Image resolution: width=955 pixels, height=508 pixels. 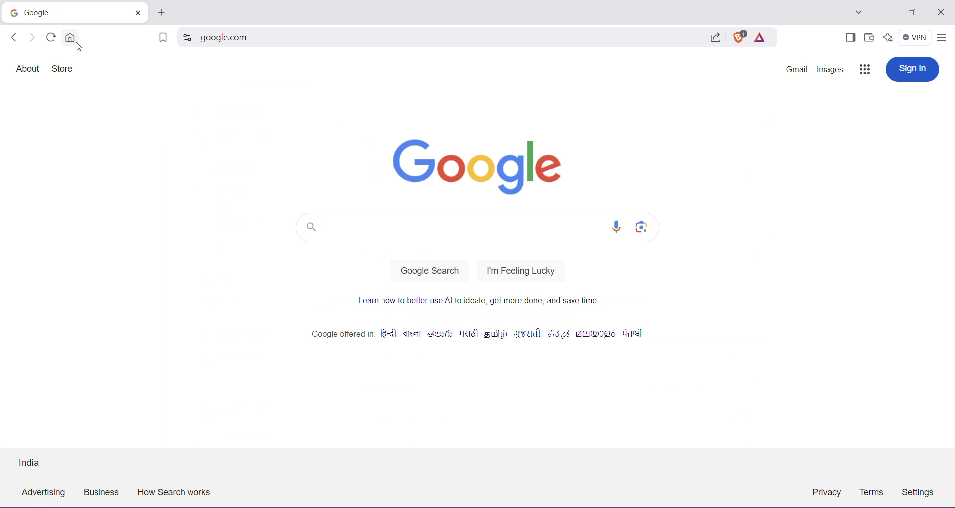 I want to click on Customize and control Brave, so click(x=941, y=38).